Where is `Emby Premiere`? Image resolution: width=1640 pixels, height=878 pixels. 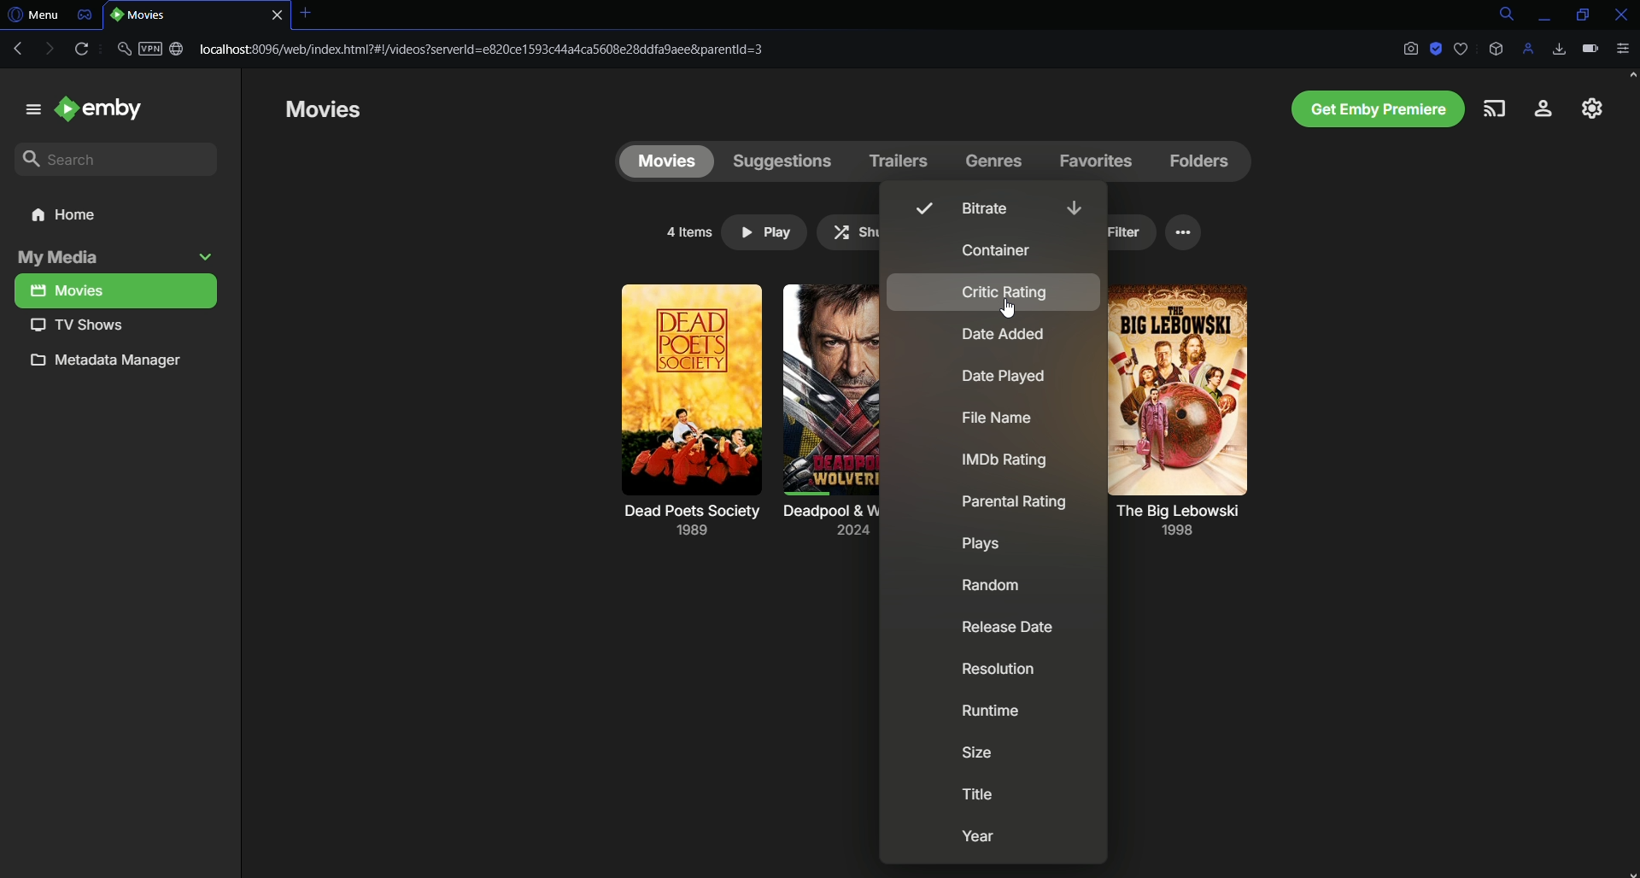 Emby Premiere is located at coordinates (1368, 107).